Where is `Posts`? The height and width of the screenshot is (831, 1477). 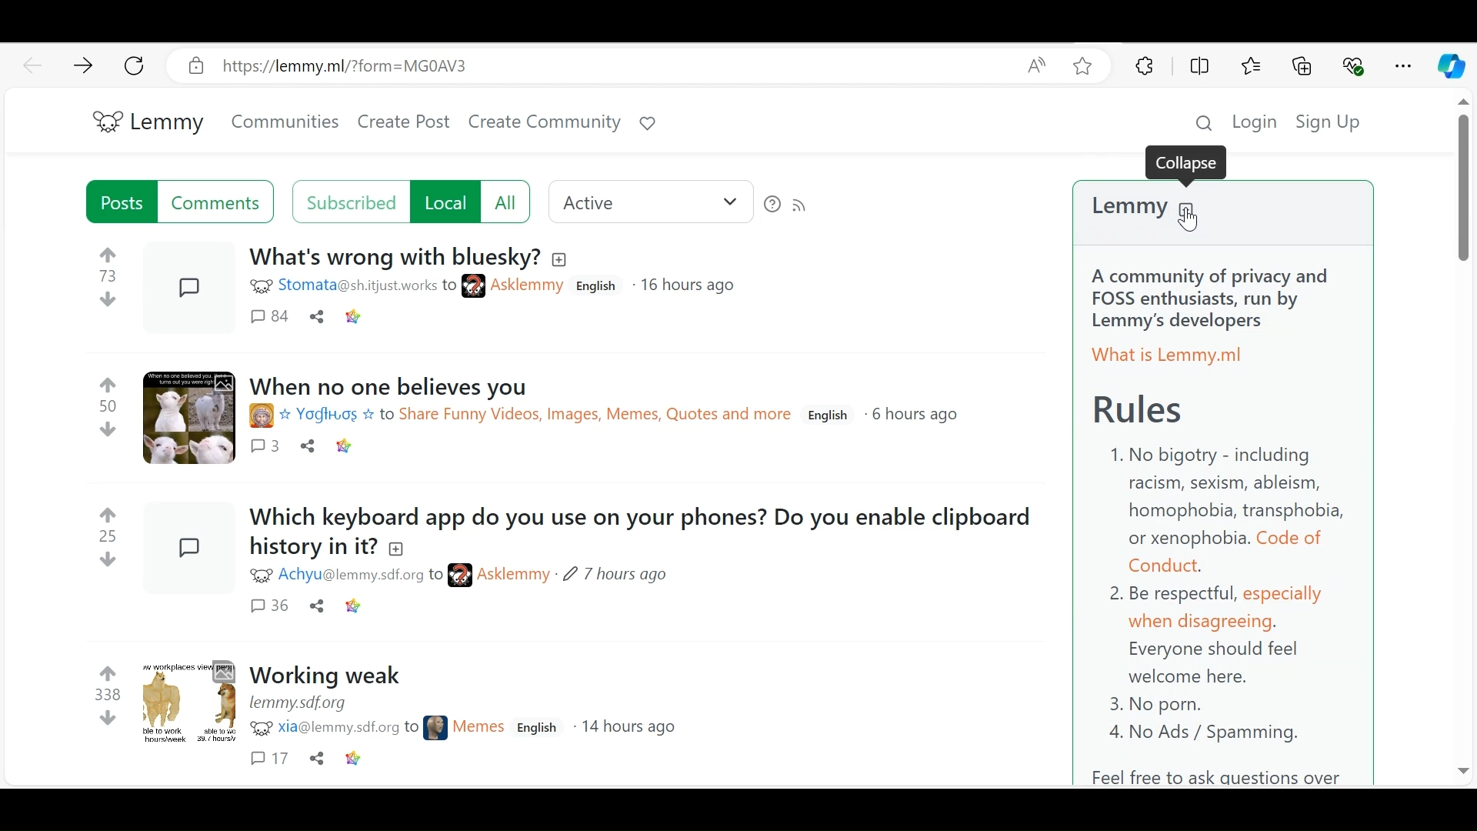 Posts is located at coordinates (122, 201).